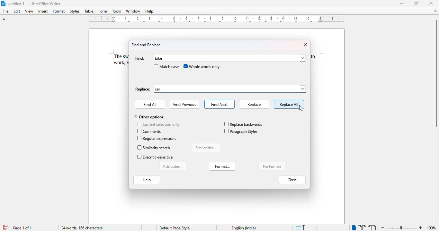 The height and width of the screenshot is (231, 439). Describe the element at coordinates (82, 228) in the screenshot. I see `34 words, 166 characters` at that location.